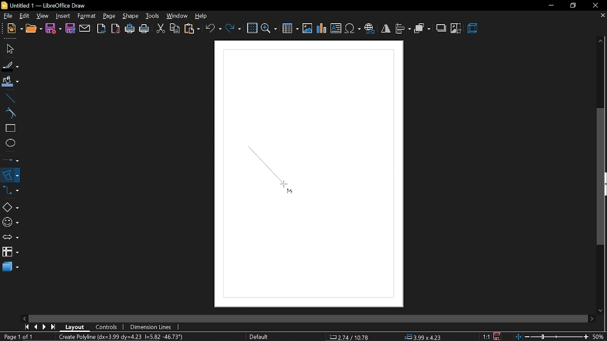 This screenshot has height=341, width=607. What do you see at coordinates (63, 16) in the screenshot?
I see `insert` at bounding box center [63, 16].